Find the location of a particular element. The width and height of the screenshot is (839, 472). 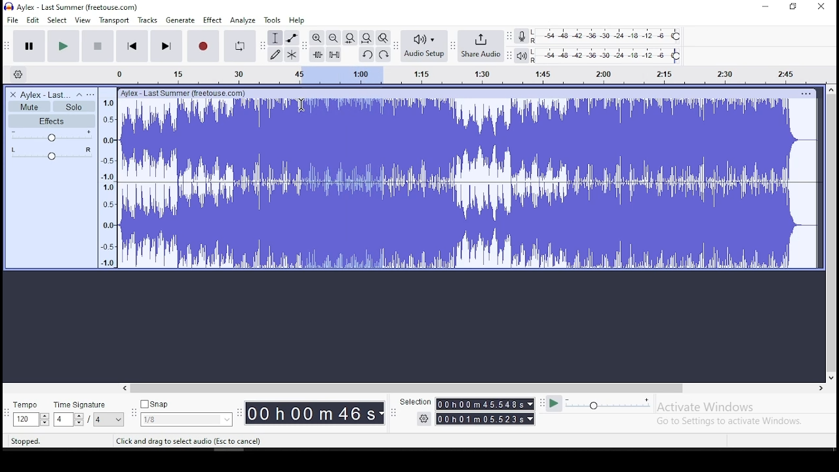

| Stopped. is located at coordinates (20, 441).